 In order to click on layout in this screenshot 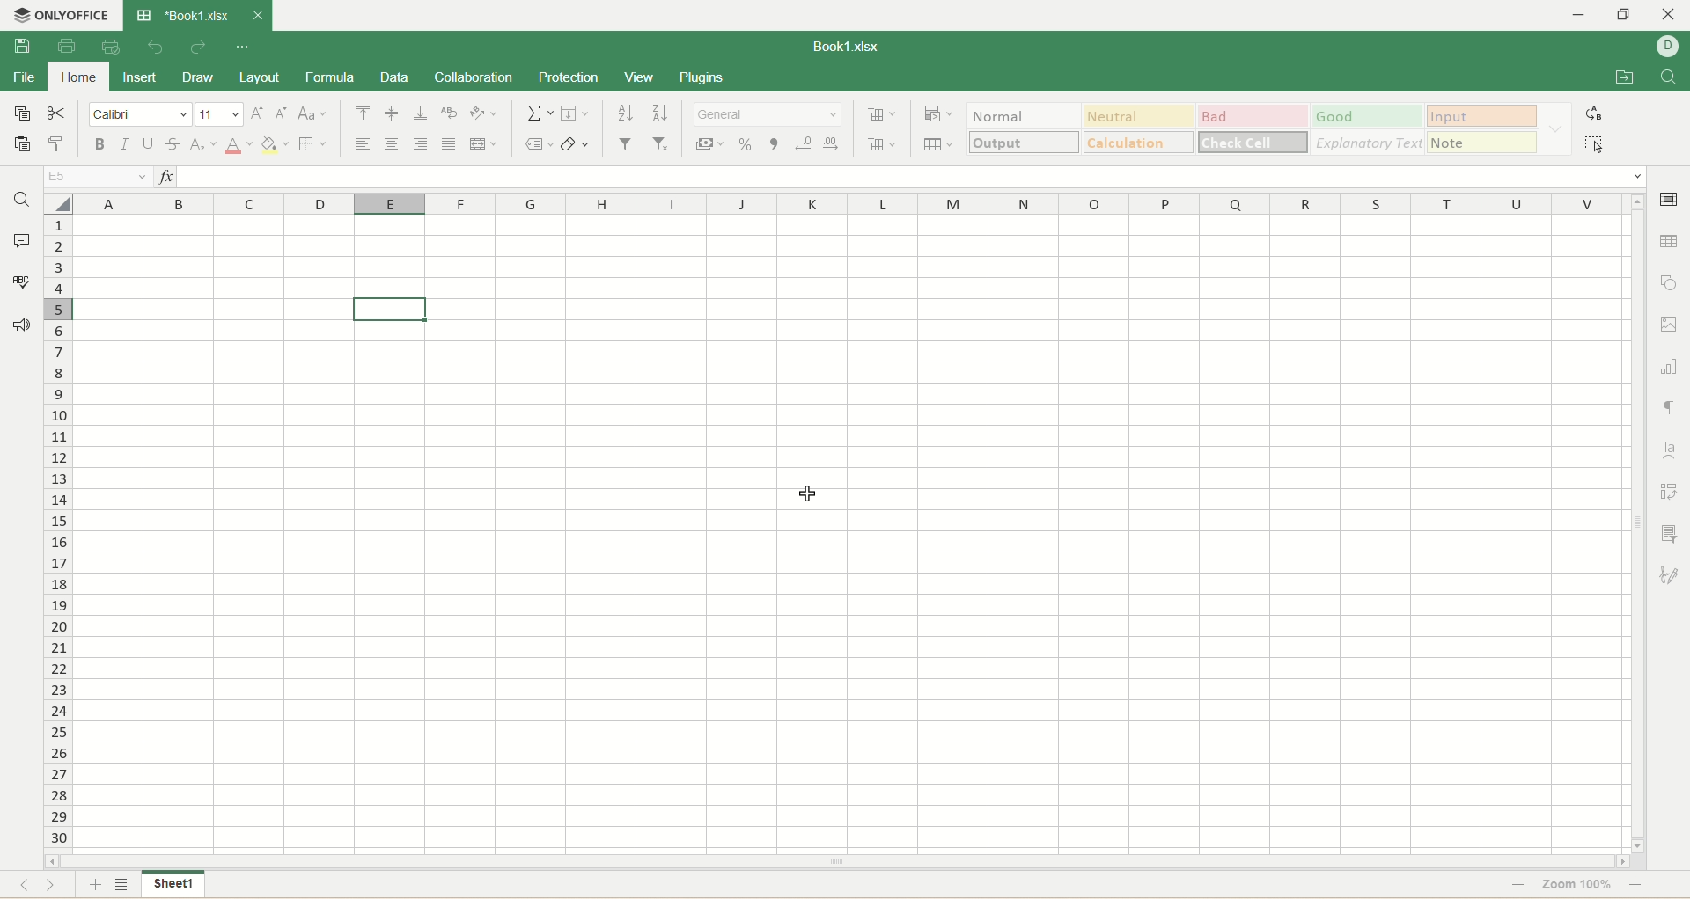, I will do `click(261, 79)`.